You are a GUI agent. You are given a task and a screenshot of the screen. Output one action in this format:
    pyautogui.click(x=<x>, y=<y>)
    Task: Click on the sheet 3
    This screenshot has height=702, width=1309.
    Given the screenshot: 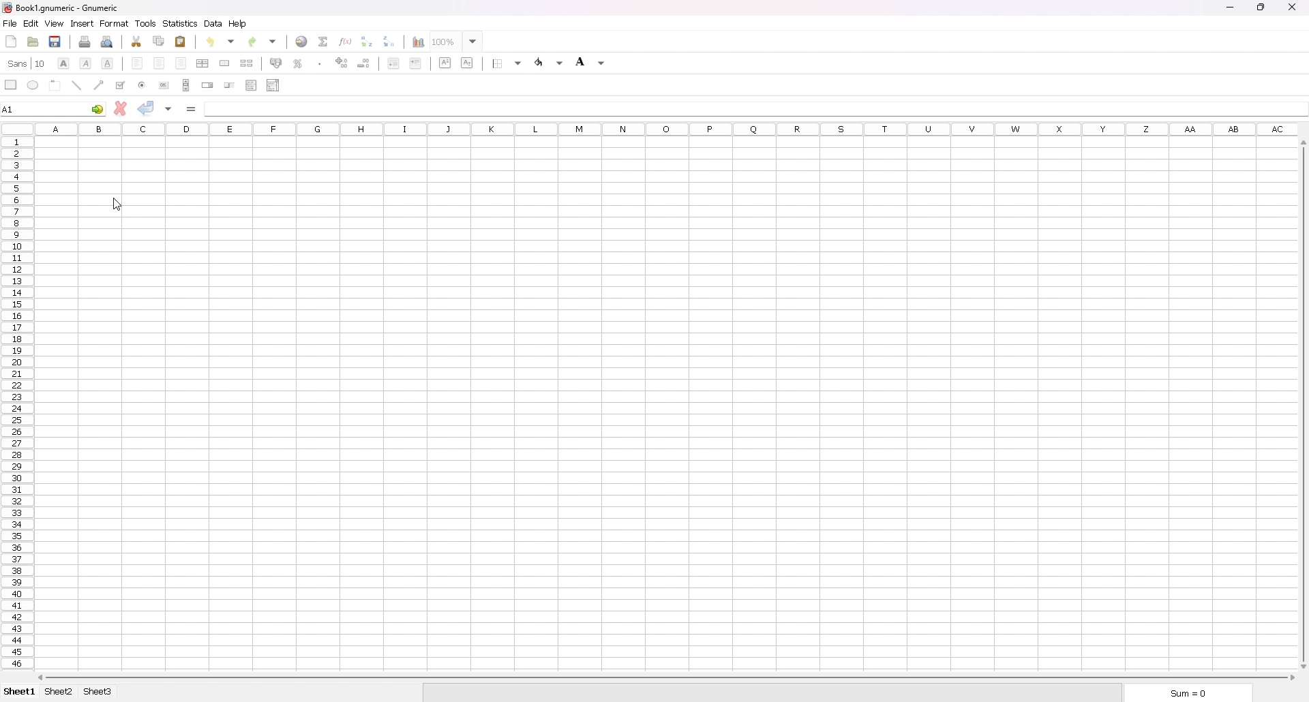 What is the action you would take?
    pyautogui.click(x=99, y=692)
    